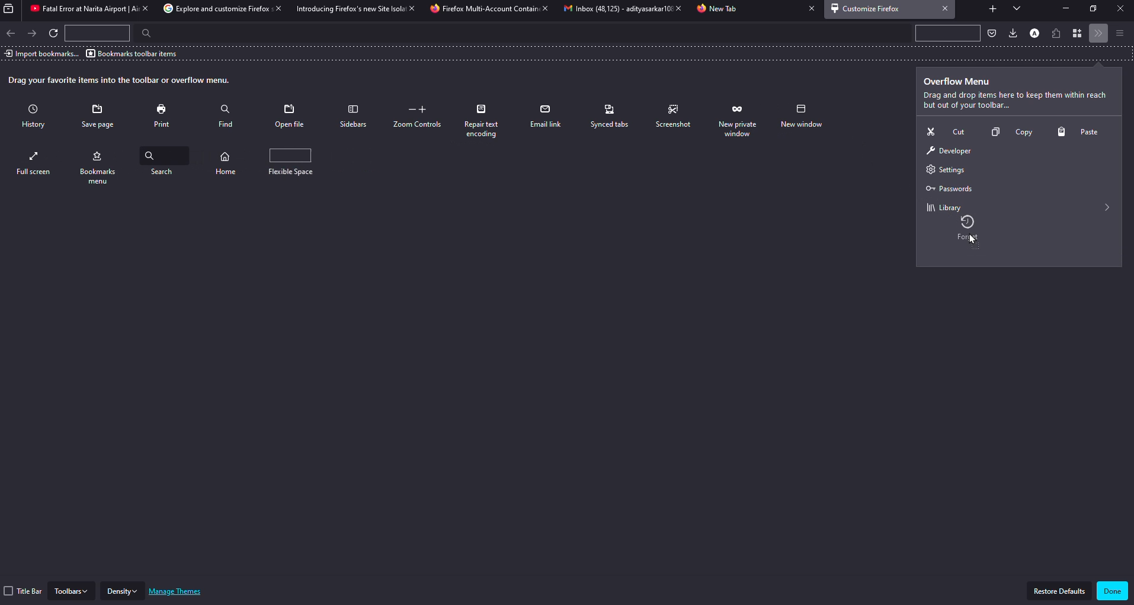 The image size is (1134, 605). I want to click on tabs, so click(1017, 9).